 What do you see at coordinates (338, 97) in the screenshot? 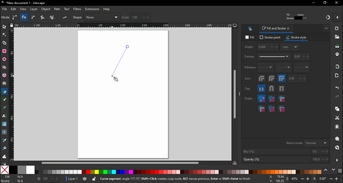
I see `redo` at bounding box center [338, 97].